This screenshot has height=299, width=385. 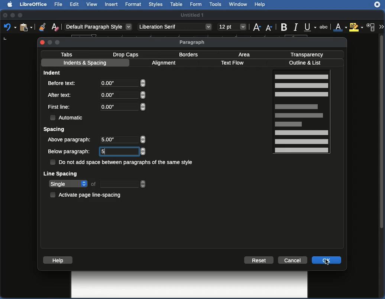 What do you see at coordinates (53, 72) in the screenshot?
I see `Indent` at bounding box center [53, 72].